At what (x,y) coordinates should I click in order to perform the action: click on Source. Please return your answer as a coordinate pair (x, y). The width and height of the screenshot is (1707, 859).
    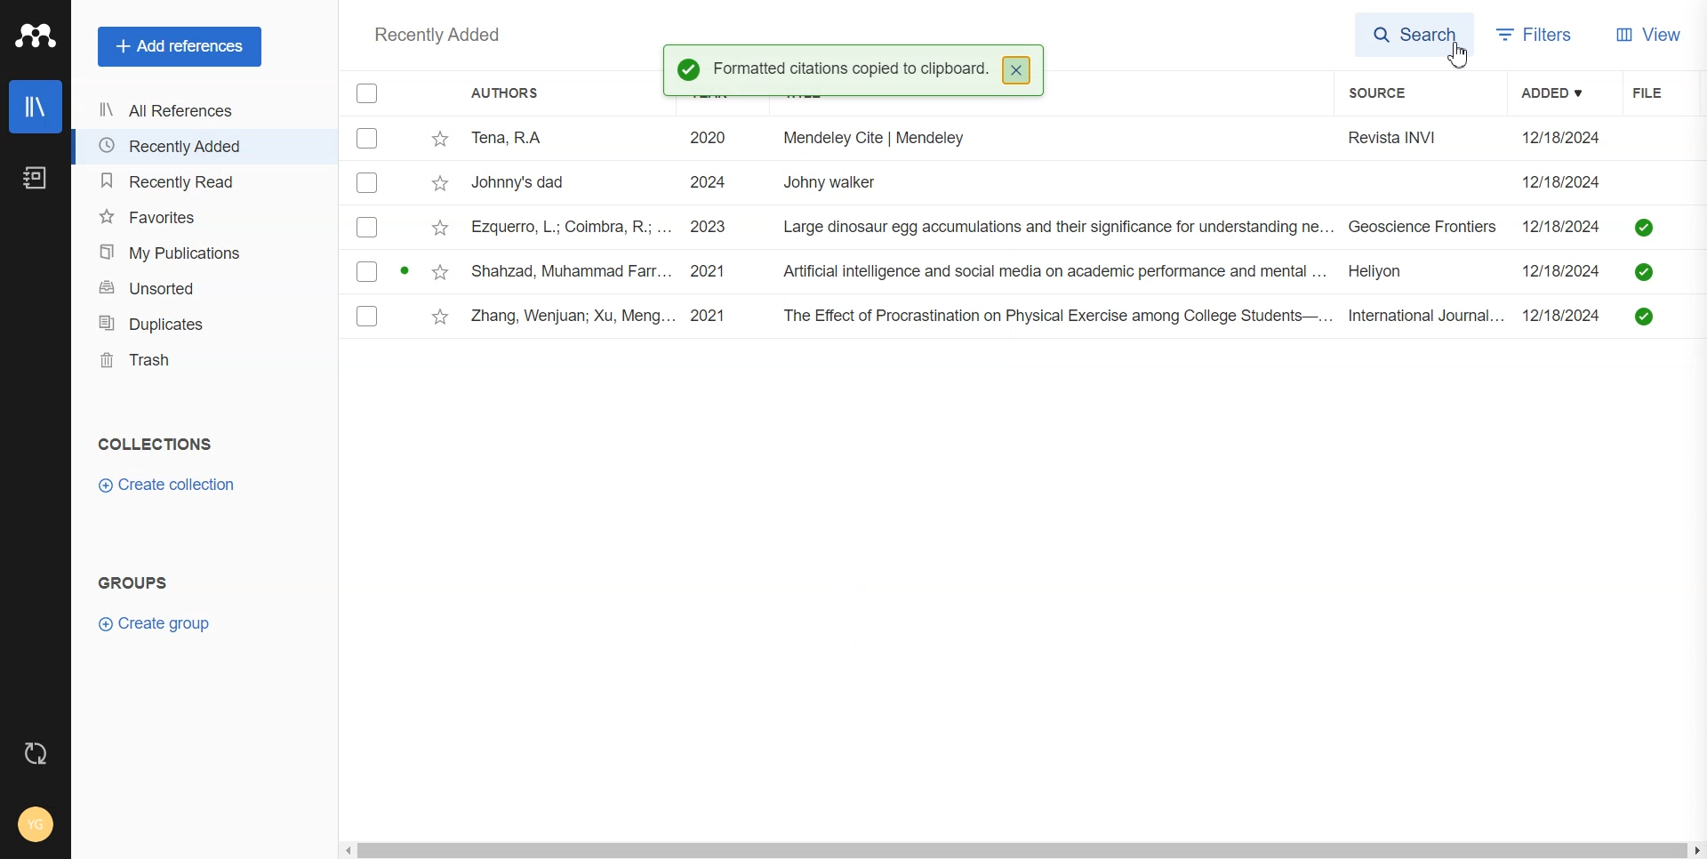
    Looking at the image, I should click on (1389, 94).